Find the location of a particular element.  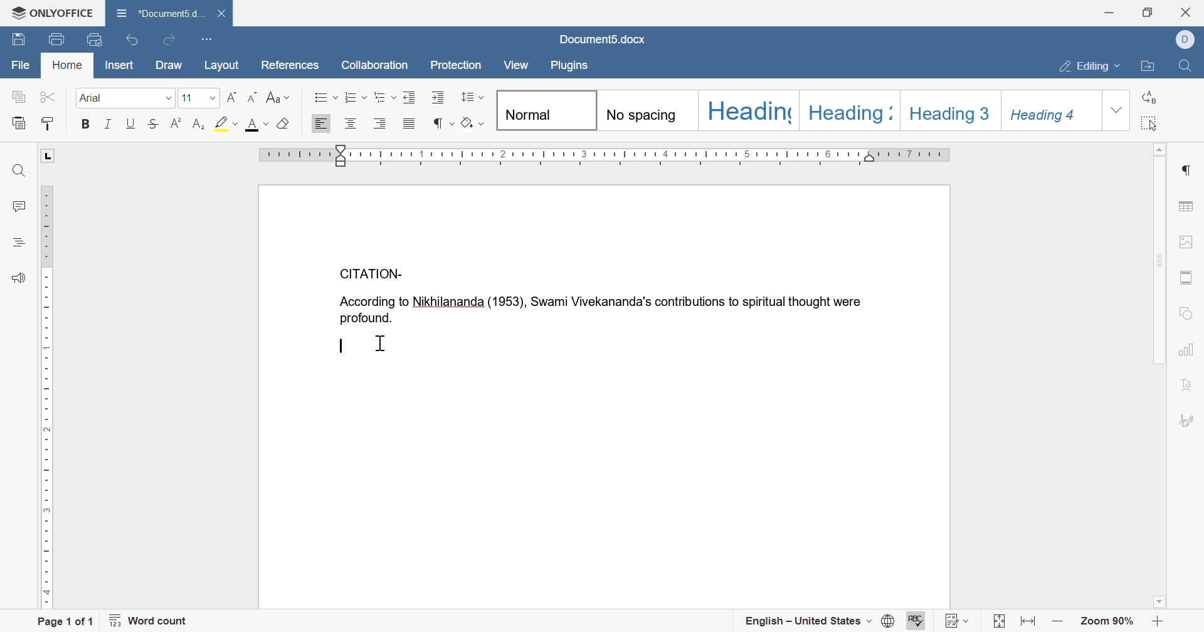

clear style is located at coordinates (471, 124).